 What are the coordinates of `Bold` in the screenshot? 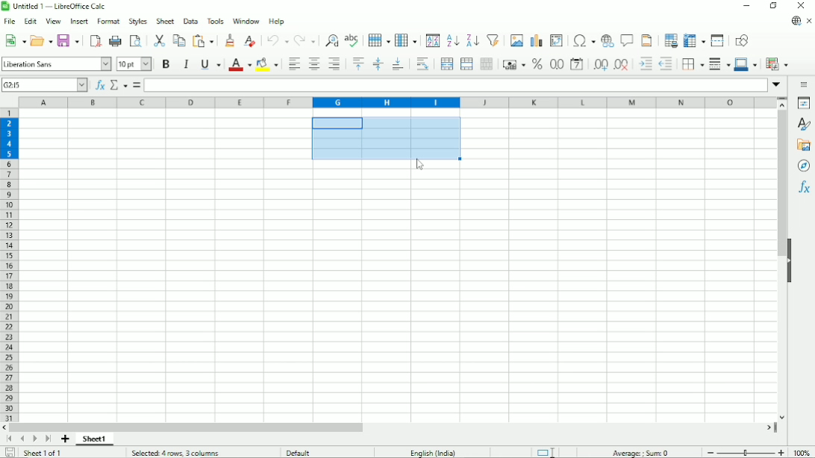 It's located at (165, 65).